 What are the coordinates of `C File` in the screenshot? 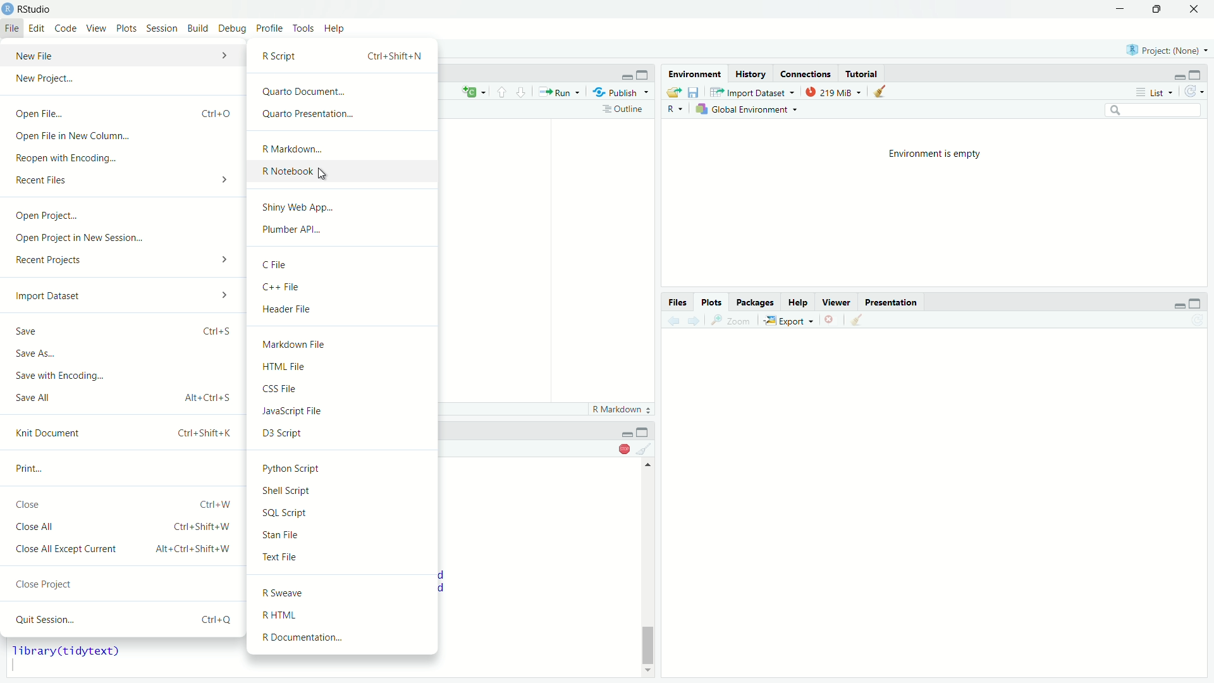 It's located at (344, 264).